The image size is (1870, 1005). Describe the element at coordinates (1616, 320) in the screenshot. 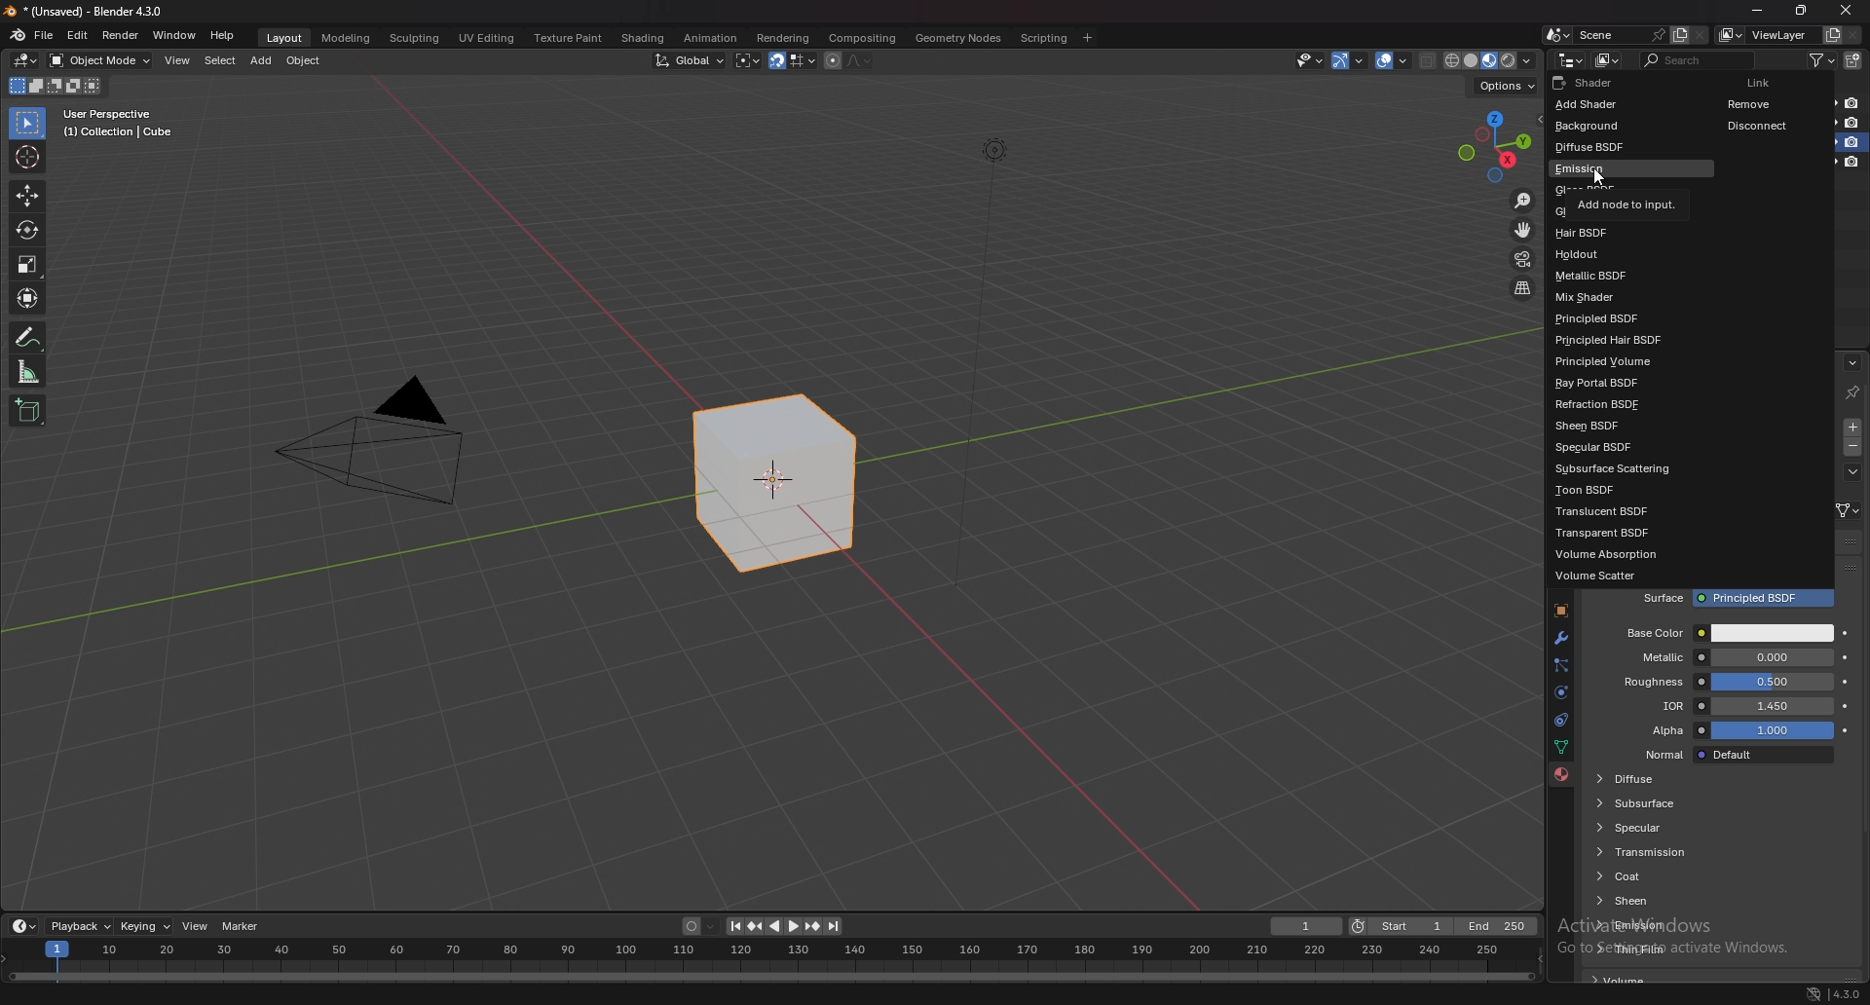

I see `principled bsdf` at that location.